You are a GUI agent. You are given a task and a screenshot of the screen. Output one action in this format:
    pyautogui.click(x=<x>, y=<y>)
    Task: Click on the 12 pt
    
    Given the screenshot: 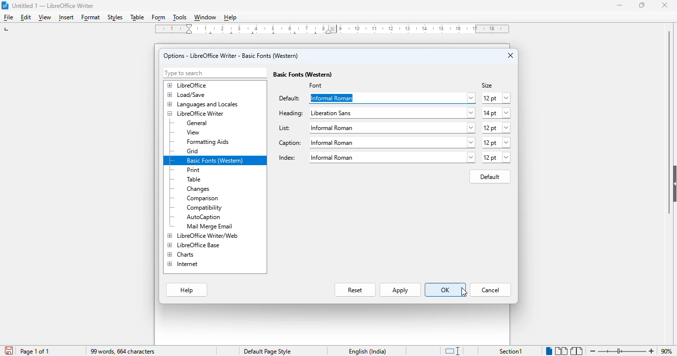 What is the action you would take?
    pyautogui.click(x=496, y=157)
    